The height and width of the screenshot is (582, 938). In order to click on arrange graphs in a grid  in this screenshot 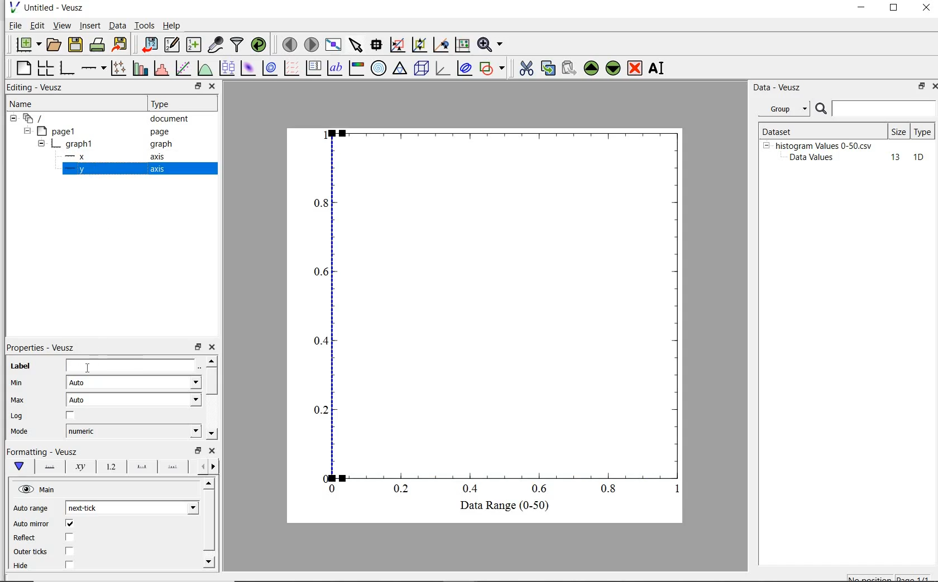, I will do `click(47, 66)`.